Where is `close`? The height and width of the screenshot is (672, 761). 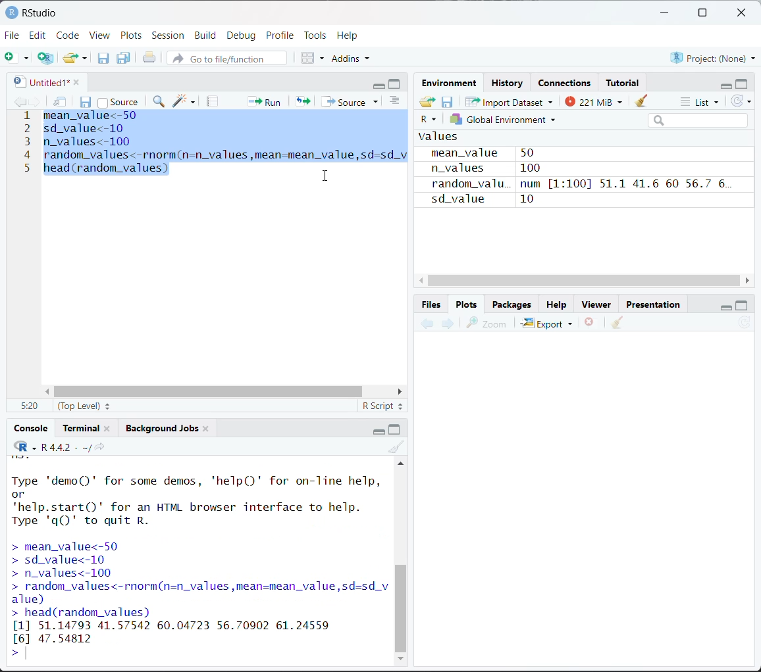 close is located at coordinates (206, 427).